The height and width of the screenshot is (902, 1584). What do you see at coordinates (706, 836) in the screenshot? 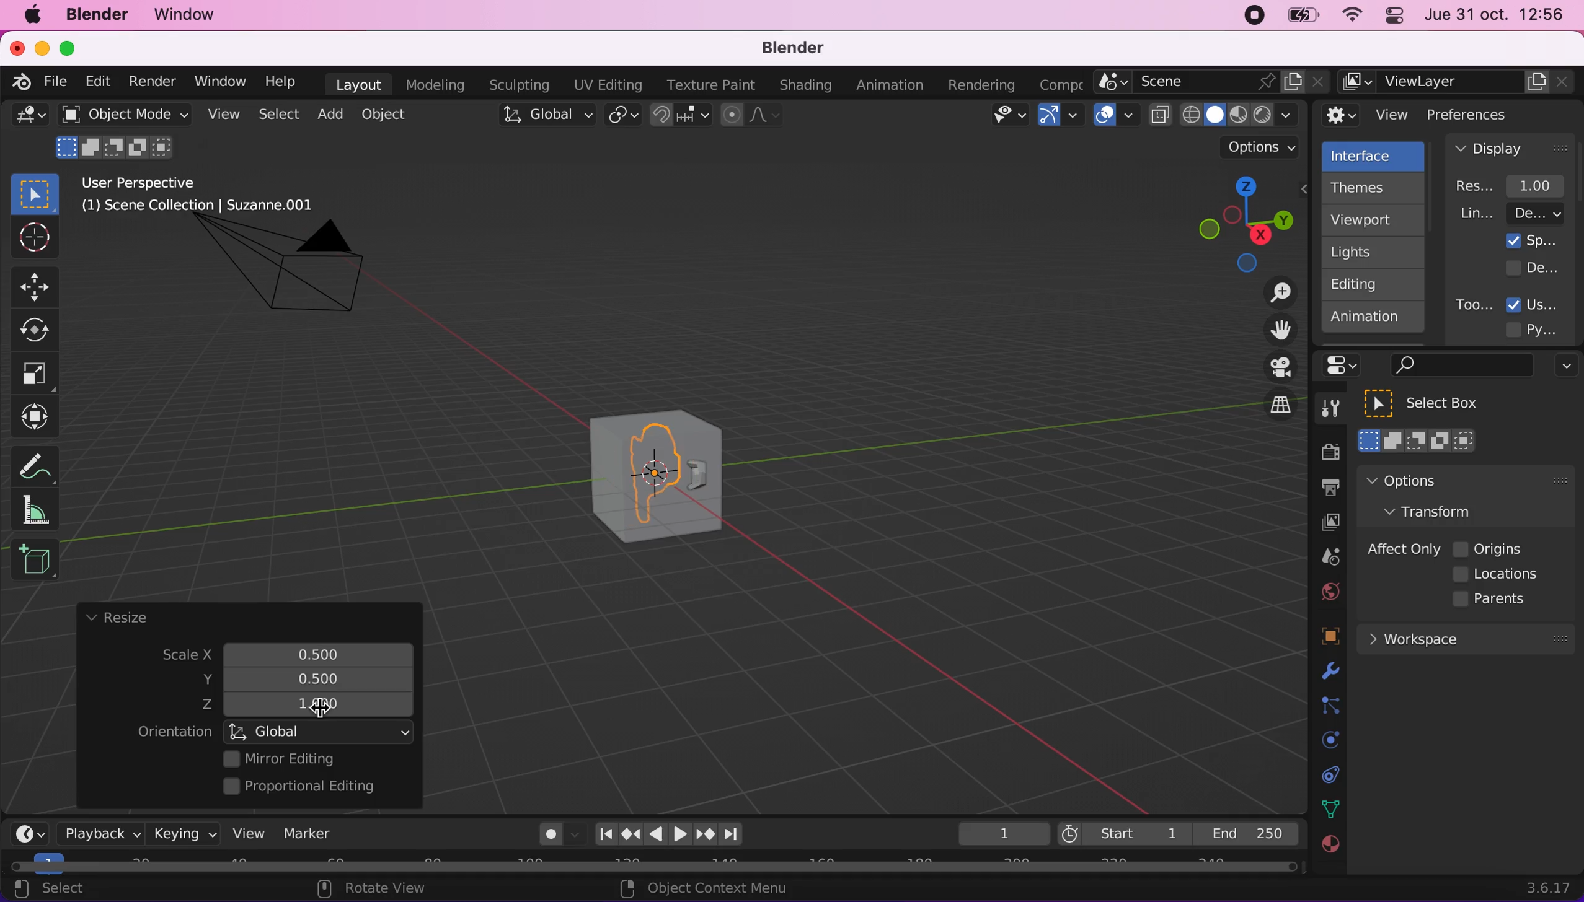
I see `jump to keyframe` at bounding box center [706, 836].